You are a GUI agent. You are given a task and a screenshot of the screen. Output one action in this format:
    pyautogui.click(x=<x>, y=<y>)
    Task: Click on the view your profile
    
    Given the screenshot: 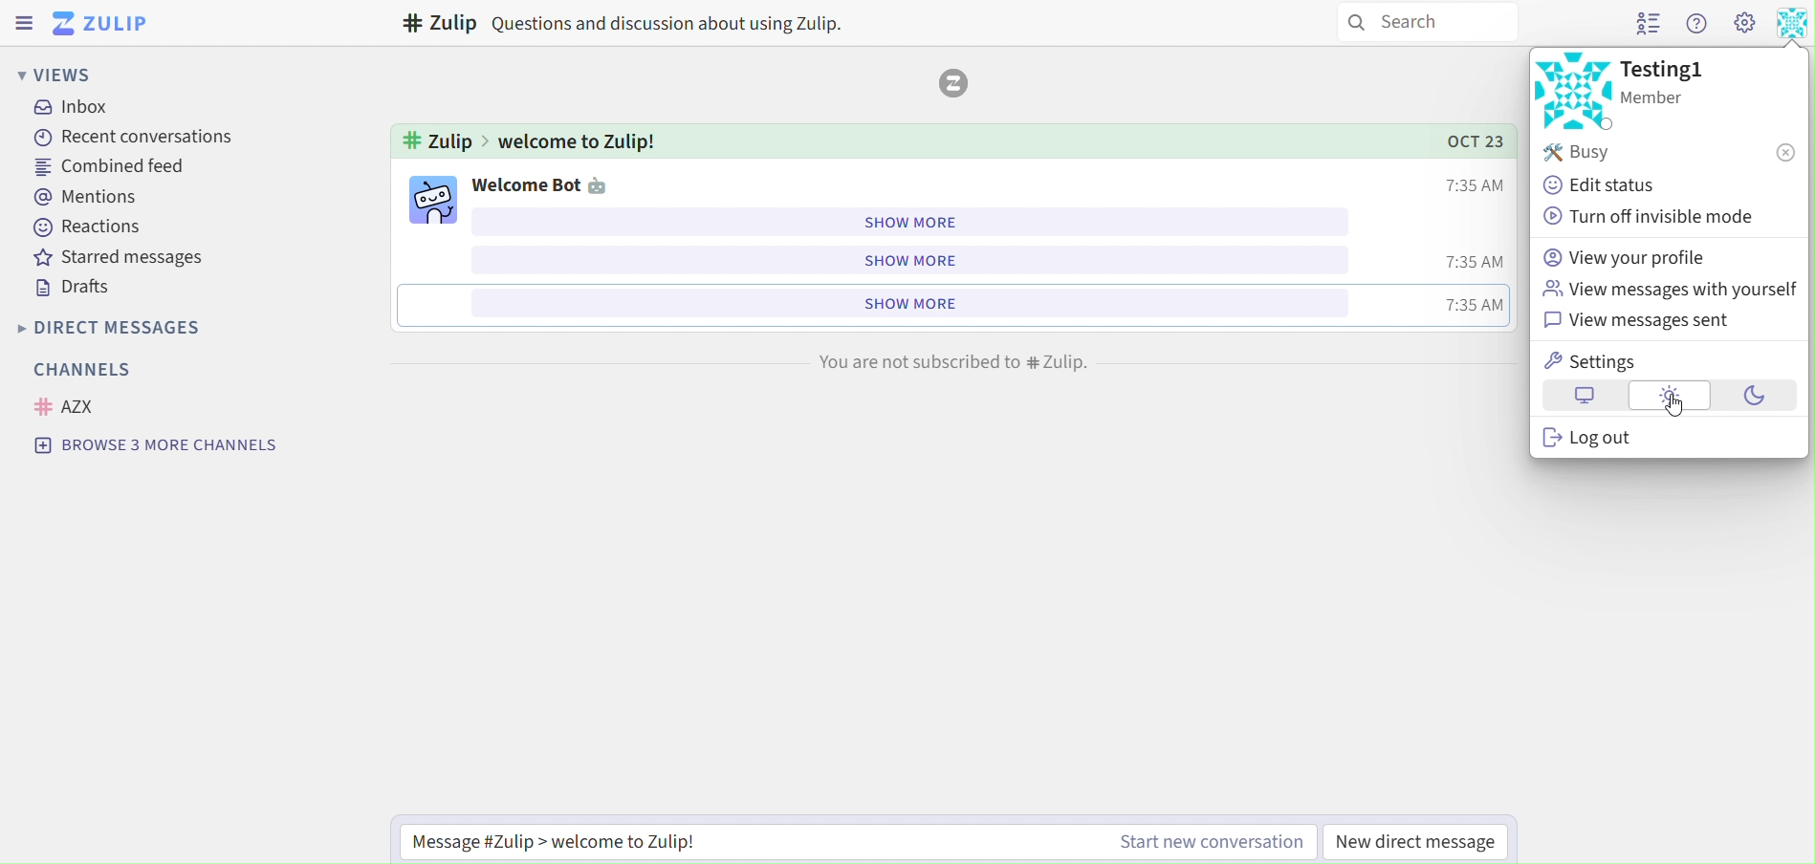 What is the action you would take?
    pyautogui.click(x=1634, y=259)
    